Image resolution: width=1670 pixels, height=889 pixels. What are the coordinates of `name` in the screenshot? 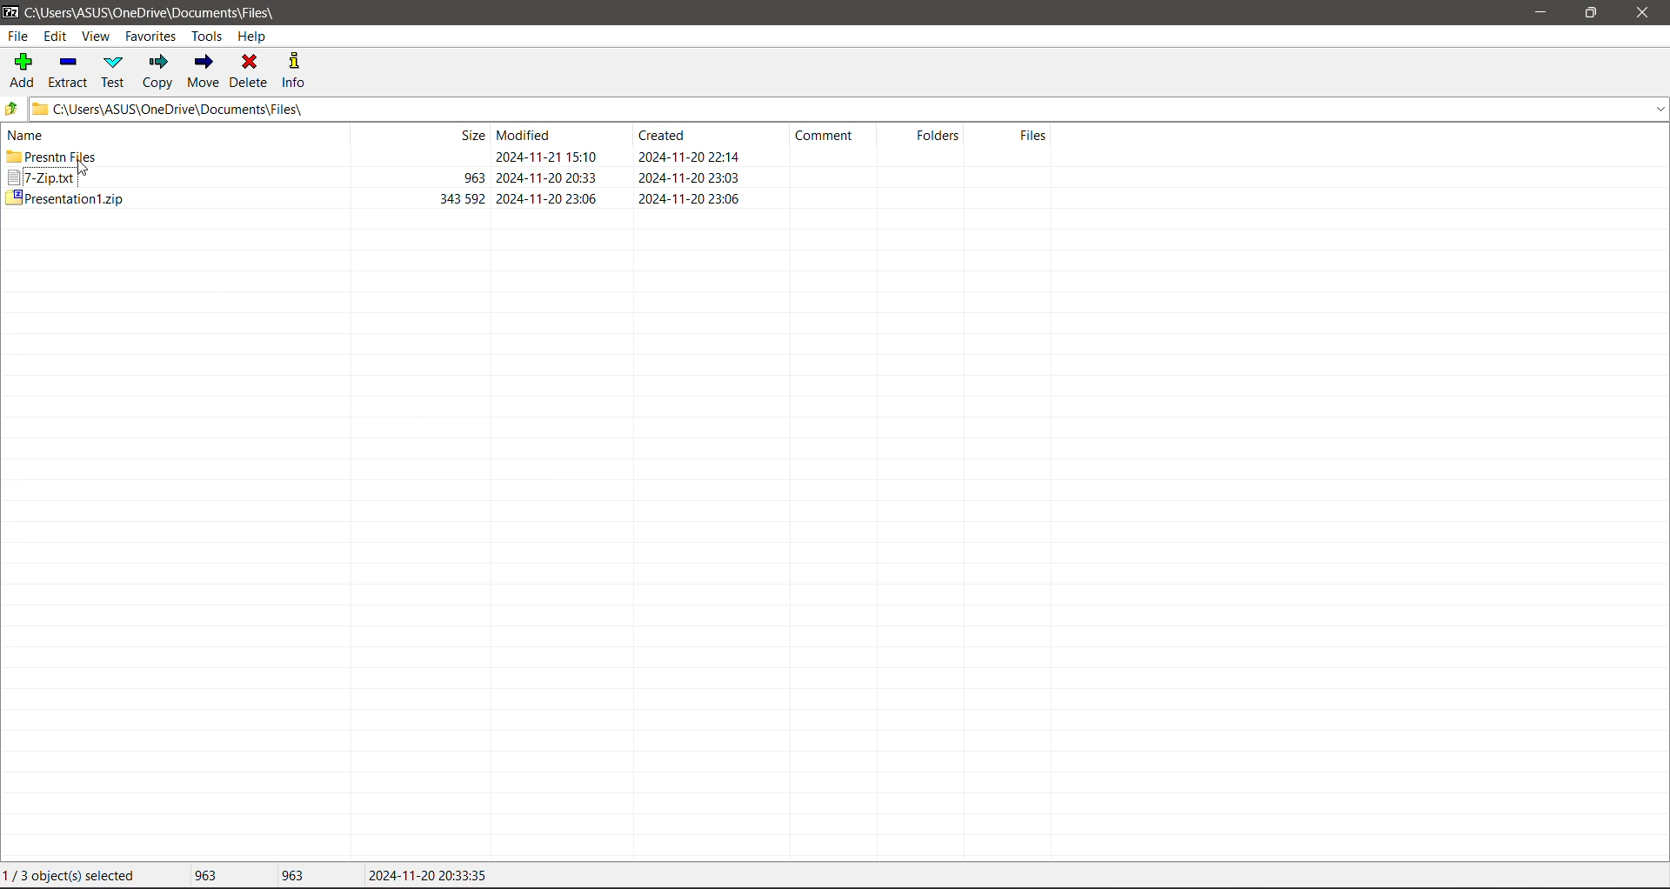 It's located at (35, 134).